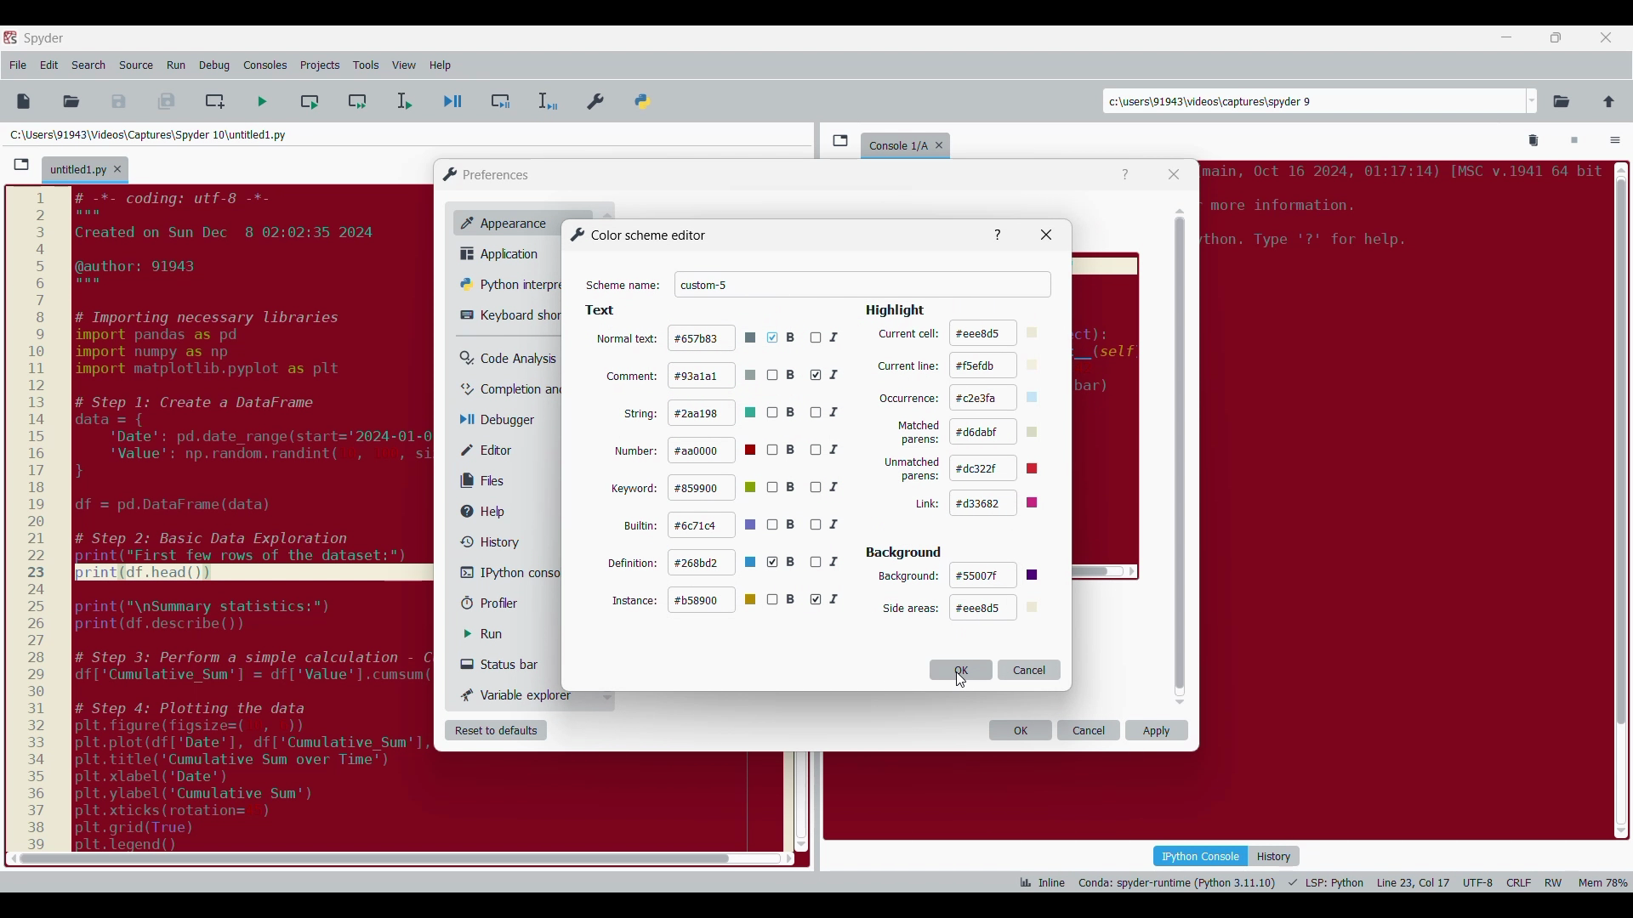 The height and width of the screenshot is (918, 1633). I want to click on matched parens, so click(919, 433).